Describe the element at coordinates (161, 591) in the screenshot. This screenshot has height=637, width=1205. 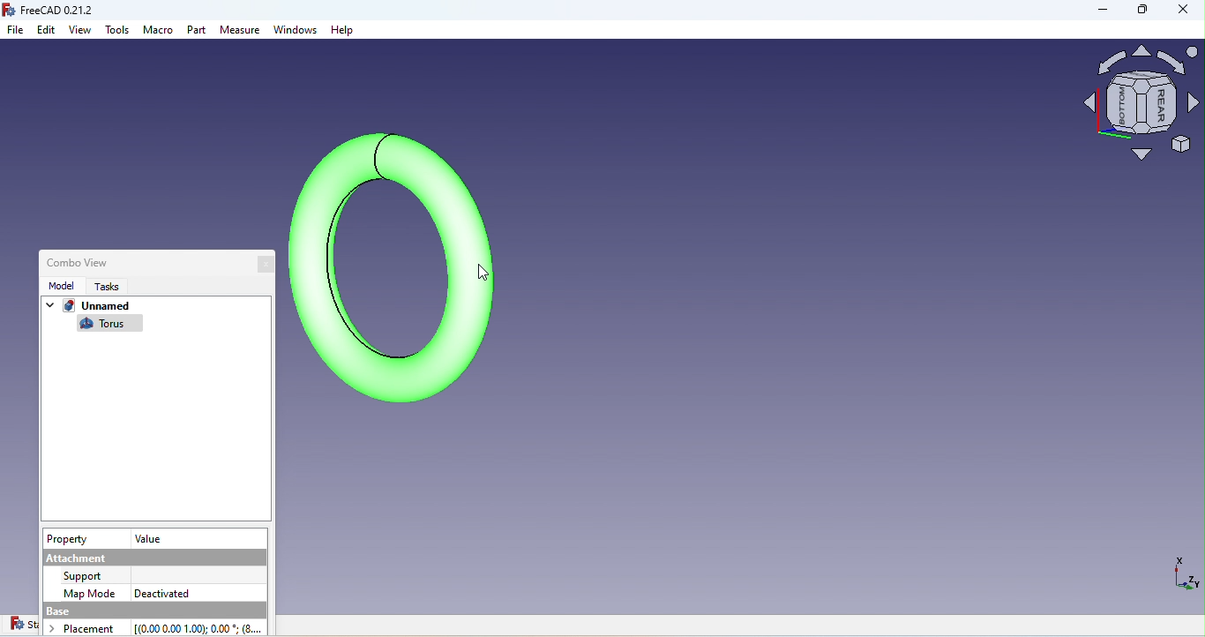
I see `Deactivated` at that location.